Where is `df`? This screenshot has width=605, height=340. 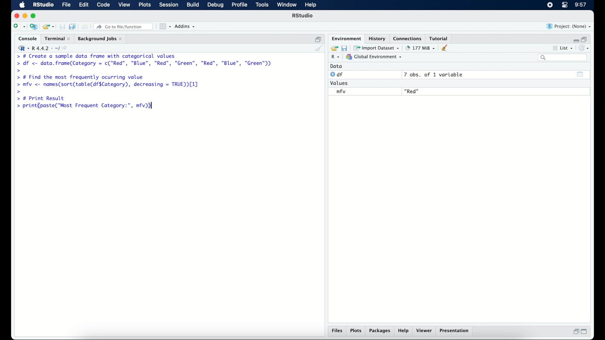
df is located at coordinates (337, 75).